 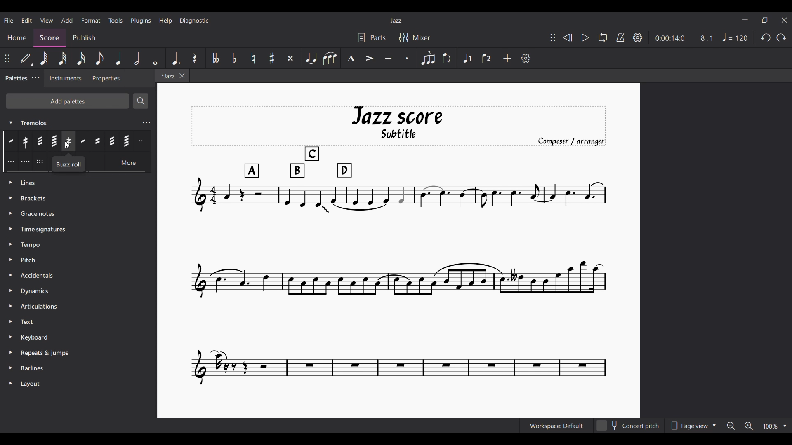 What do you see at coordinates (407, 58) in the screenshot?
I see `Staccato` at bounding box center [407, 58].